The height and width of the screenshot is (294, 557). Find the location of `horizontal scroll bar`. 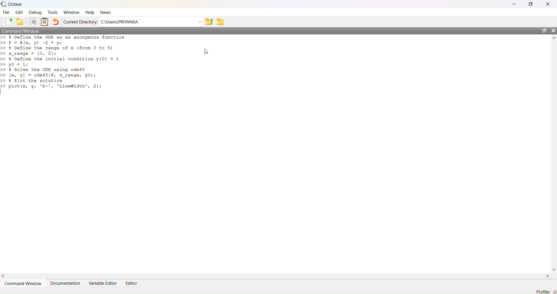

horizontal scroll bar is located at coordinates (276, 276).